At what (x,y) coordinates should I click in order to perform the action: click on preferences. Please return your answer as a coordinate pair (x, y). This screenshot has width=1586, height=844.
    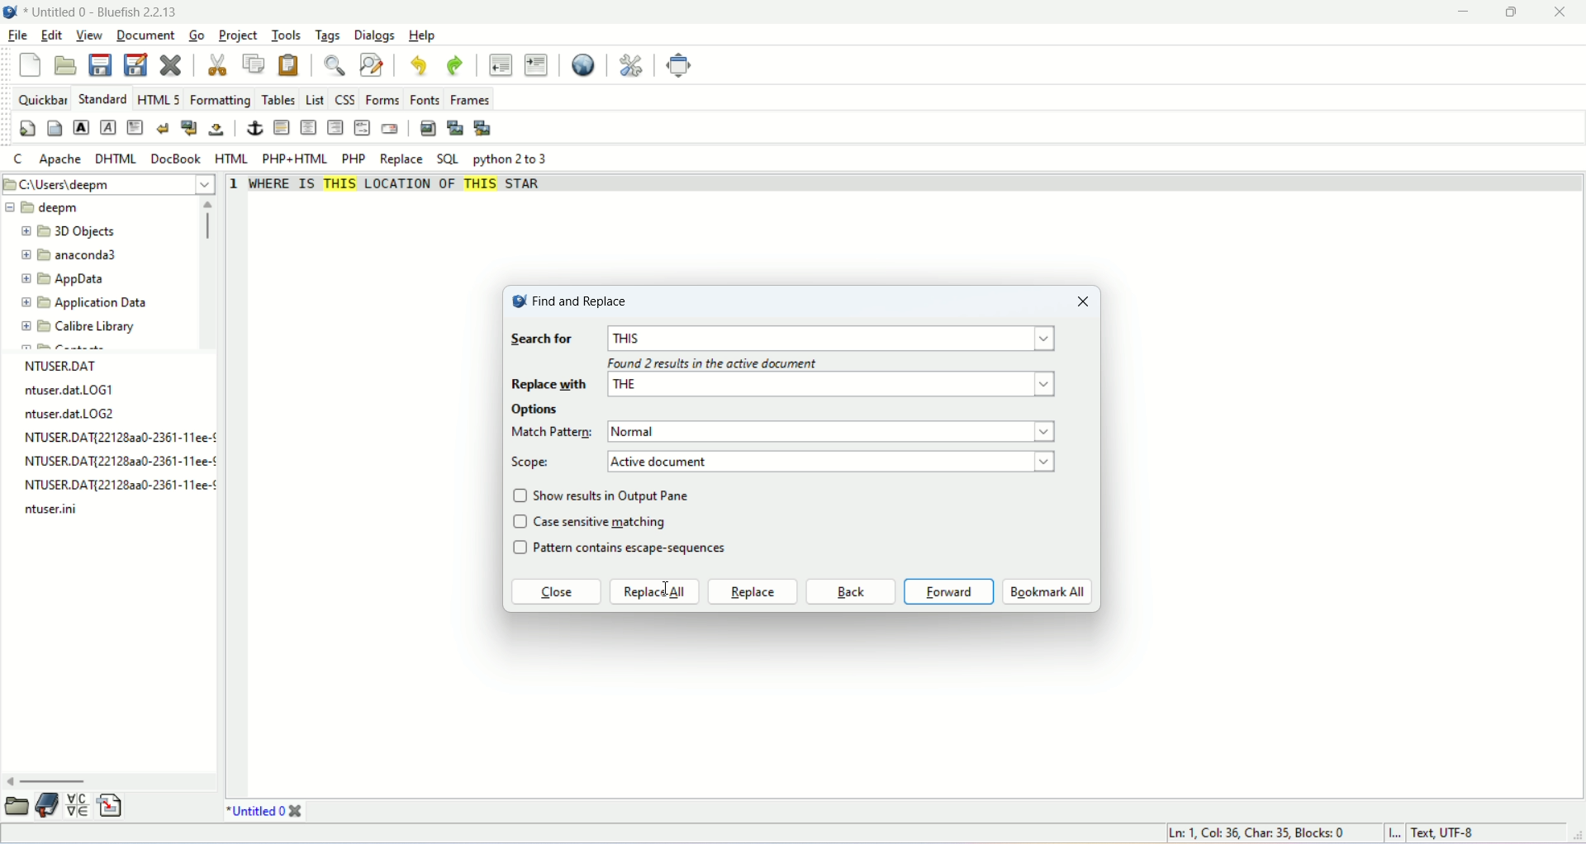
    Looking at the image, I should click on (631, 66).